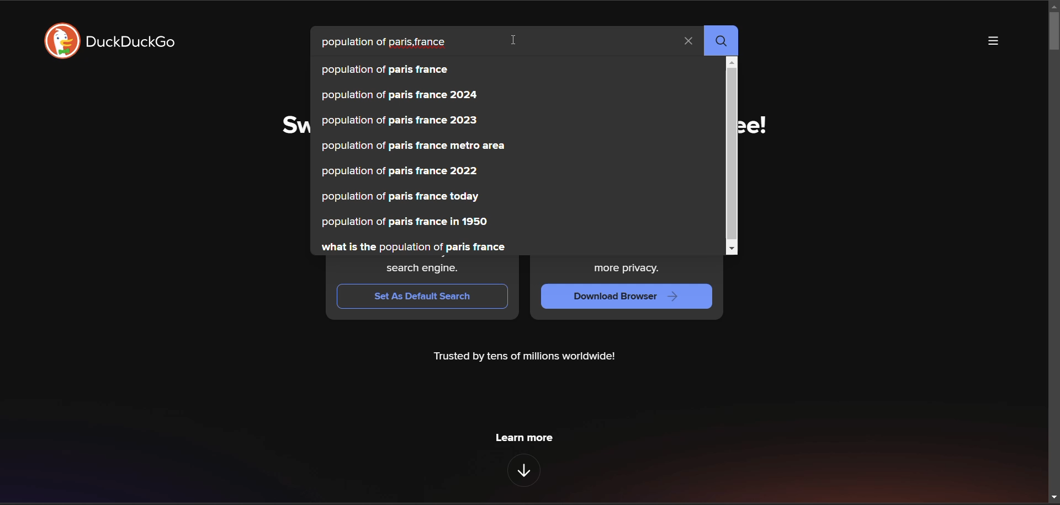 The width and height of the screenshot is (1060, 505). Describe the element at coordinates (524, 439) in the screenshot. I see `learn more` at that location.